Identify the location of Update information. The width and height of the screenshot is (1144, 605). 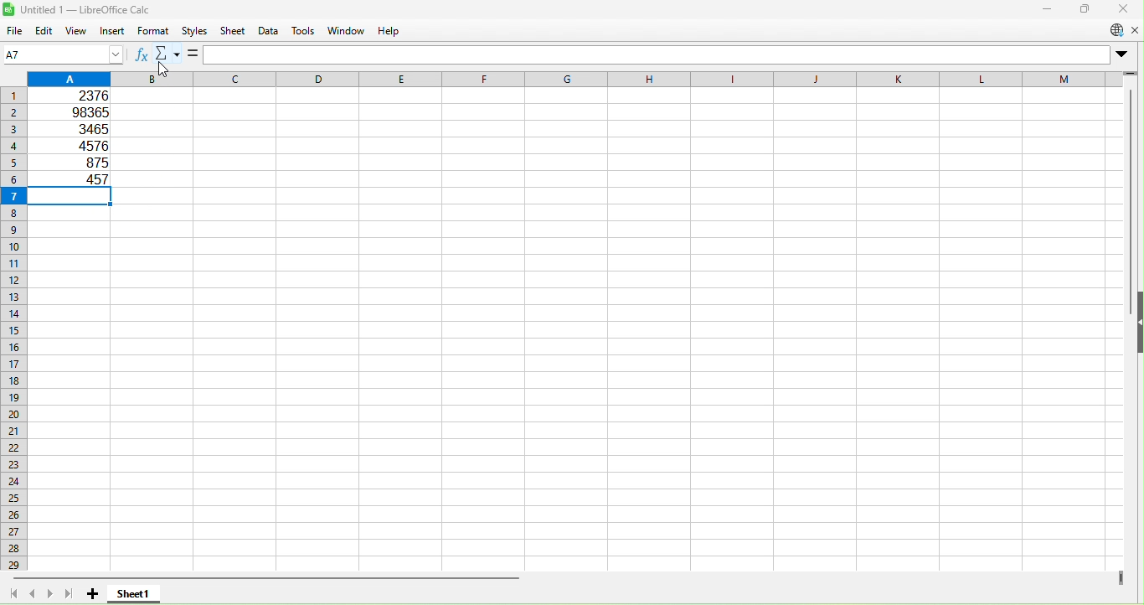
(1116, 31).